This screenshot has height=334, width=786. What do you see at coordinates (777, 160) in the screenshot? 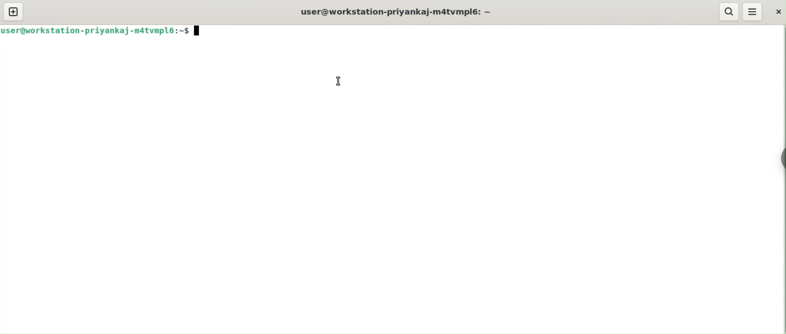
I see `chrome options` at bounding box center [777, 160].